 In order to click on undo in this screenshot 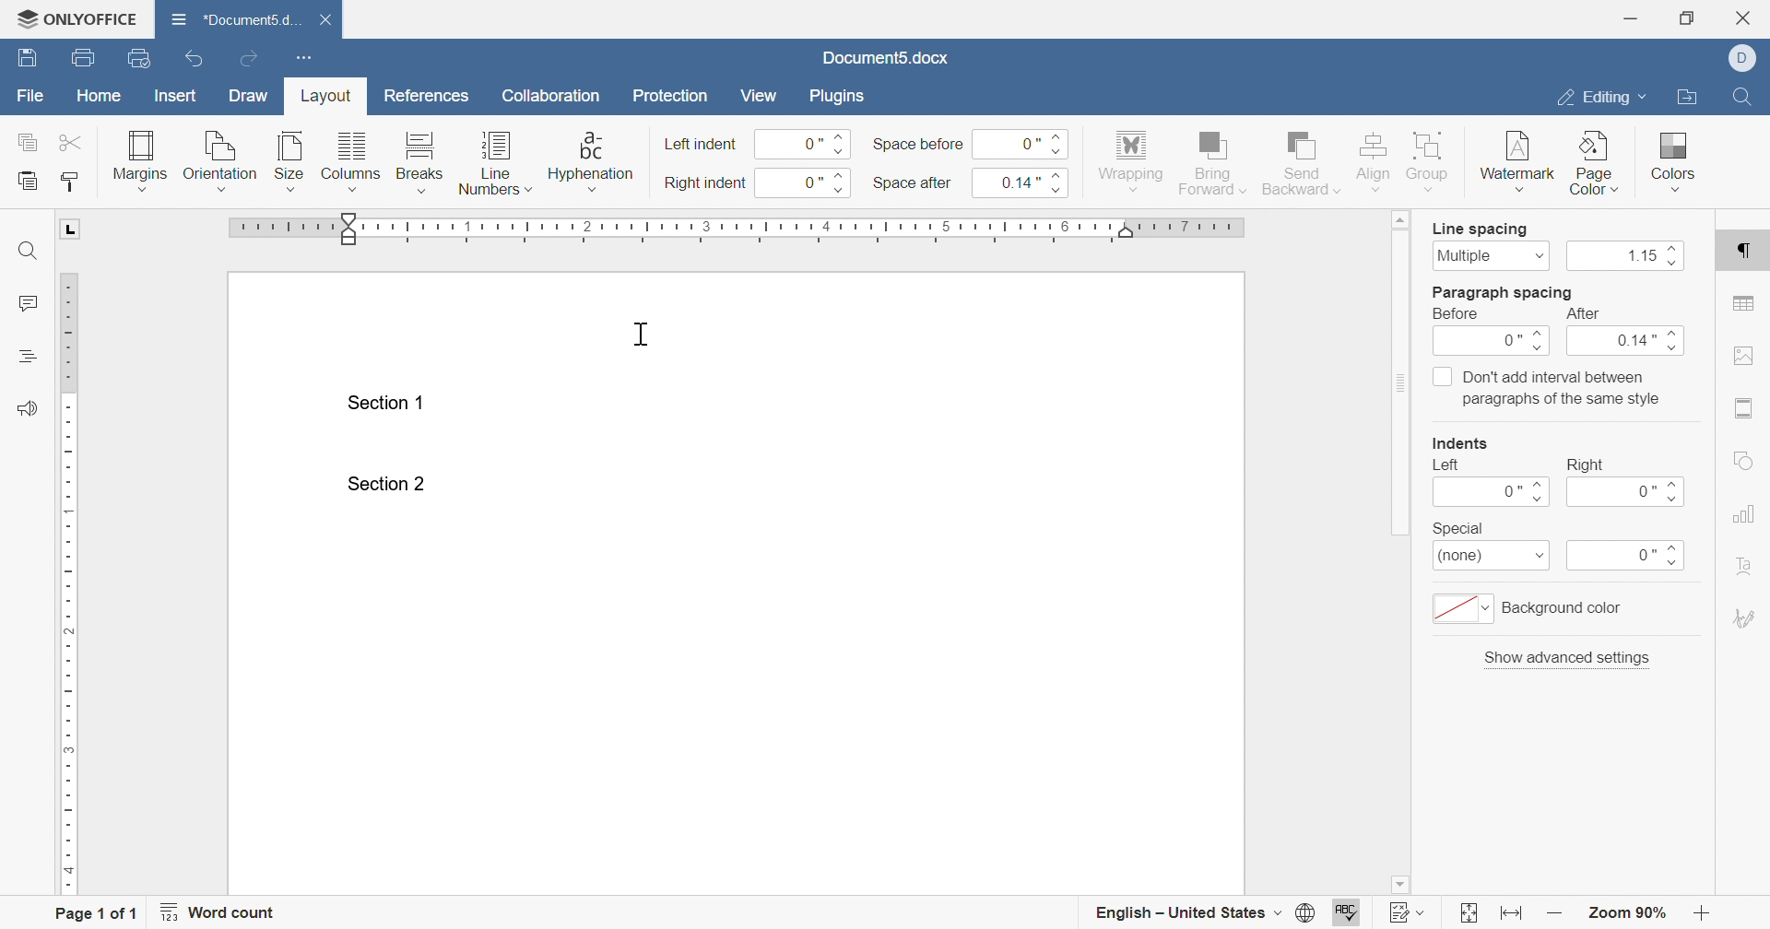, I will do `click(193, 58)`.